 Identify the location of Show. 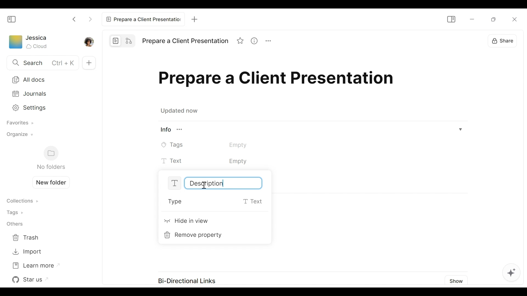
(458, 281).